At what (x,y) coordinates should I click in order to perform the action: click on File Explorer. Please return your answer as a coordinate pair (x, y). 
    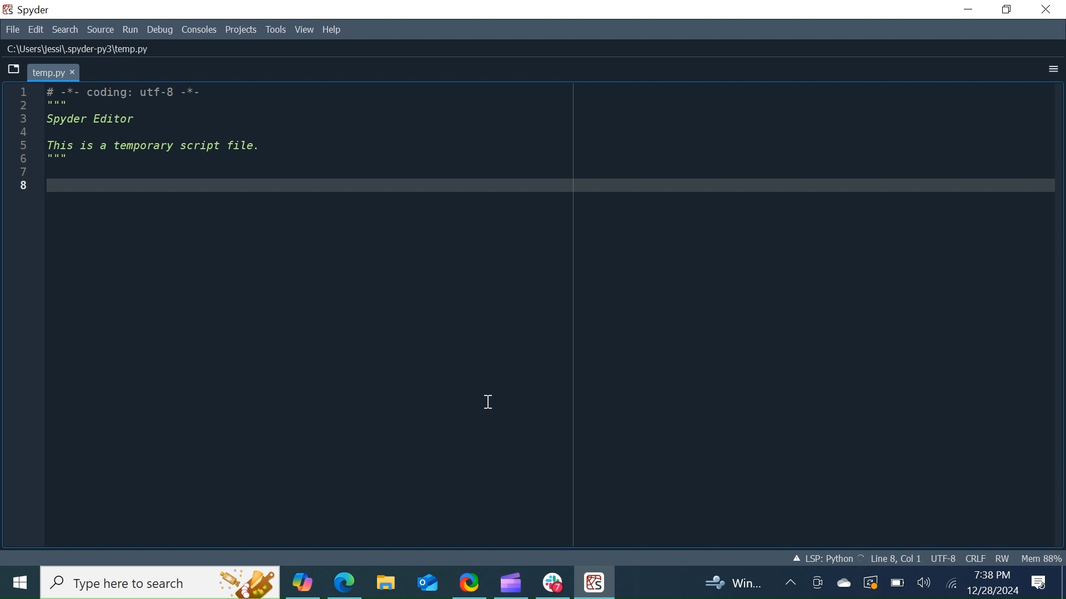
    Looking at the image, I should click on (385, 582).